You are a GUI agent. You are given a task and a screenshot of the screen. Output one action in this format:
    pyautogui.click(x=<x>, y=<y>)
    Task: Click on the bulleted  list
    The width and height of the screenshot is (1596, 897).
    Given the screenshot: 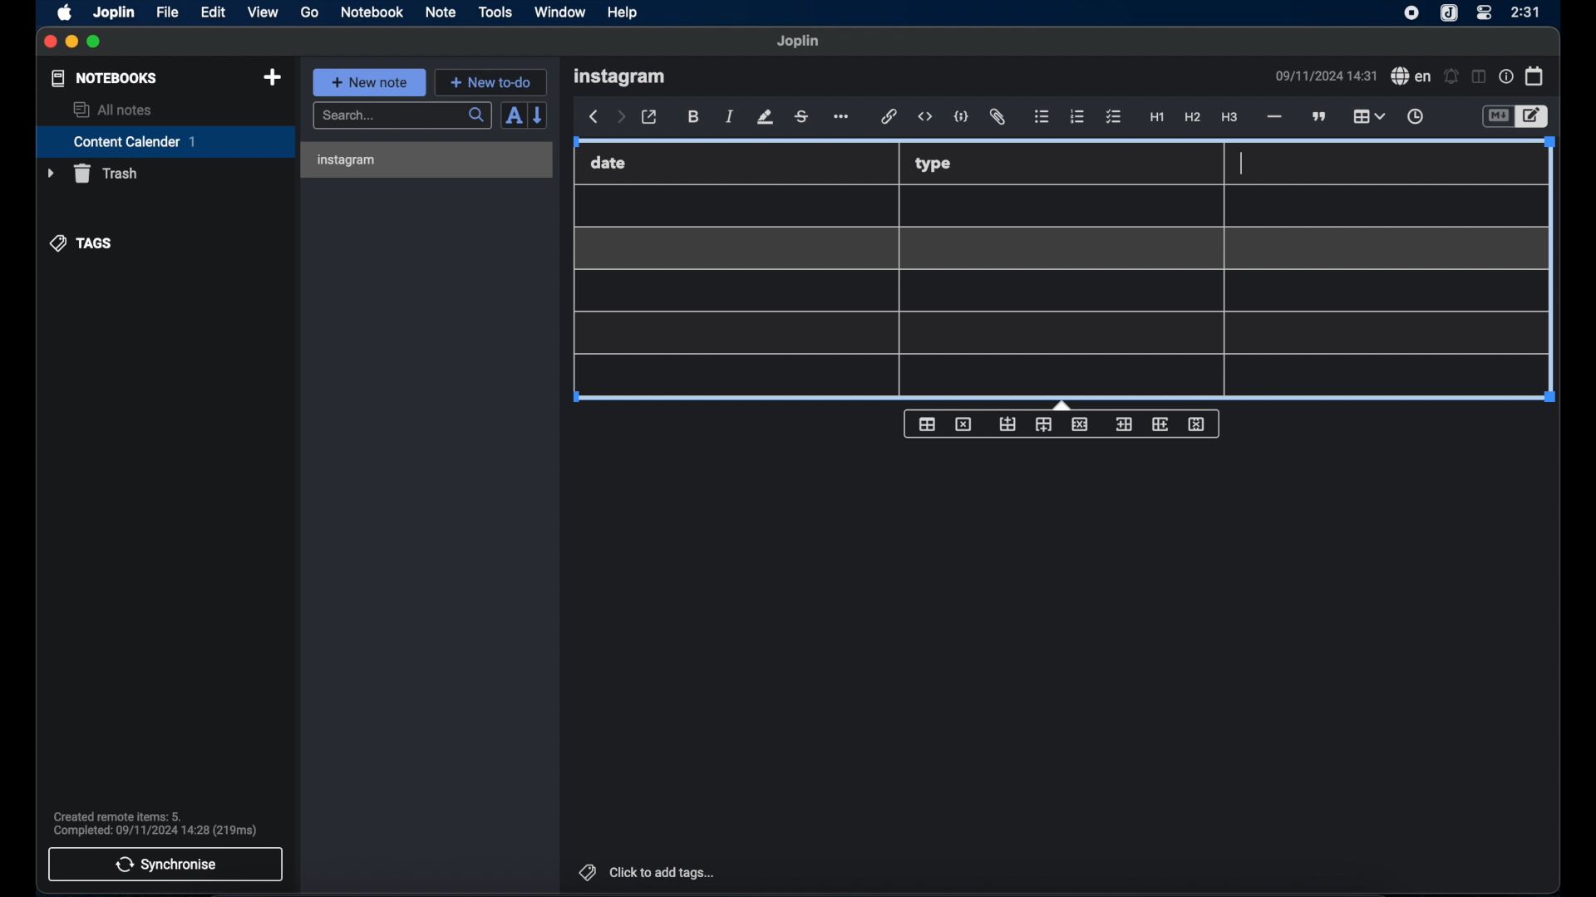 What is the action you would take?
    pyautogui.click(x=1042, y=115)
    